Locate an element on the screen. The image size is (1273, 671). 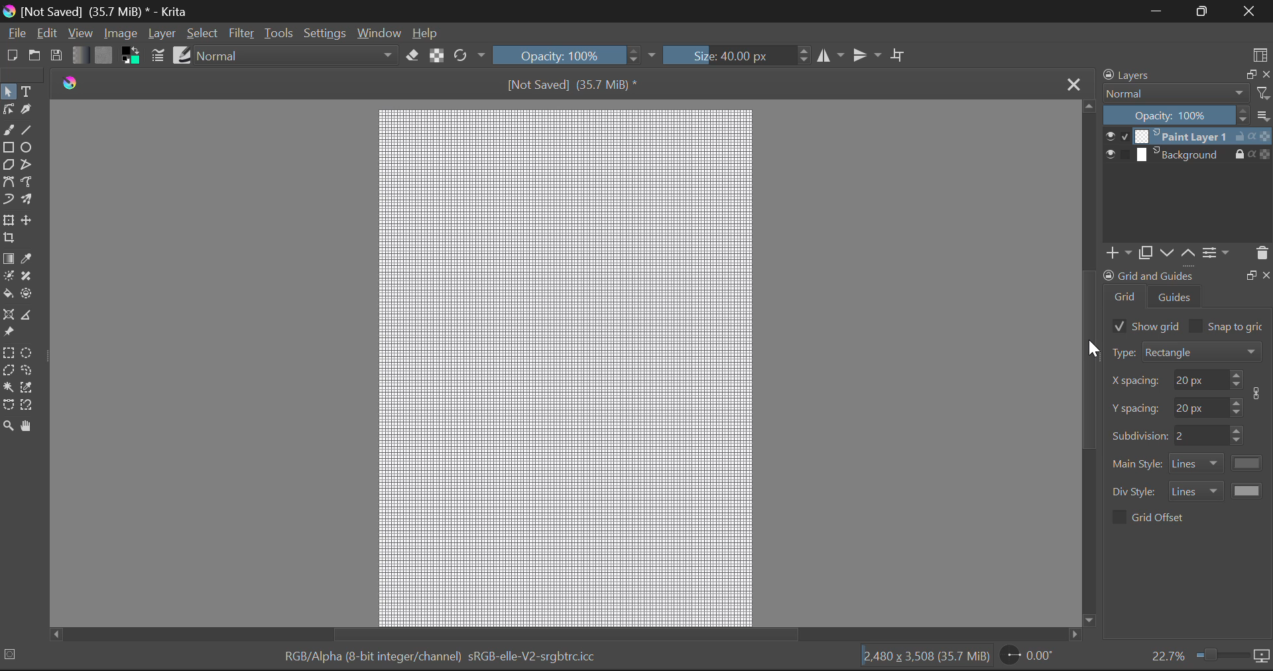
Crop is located at coordinates (900, 54).